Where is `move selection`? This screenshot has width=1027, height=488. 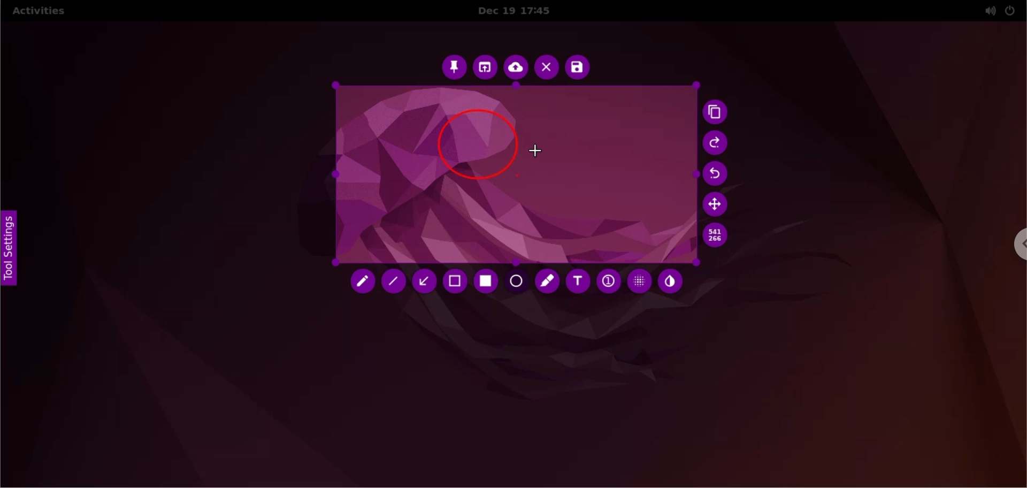
move selection is located at coordinates (717, 204).